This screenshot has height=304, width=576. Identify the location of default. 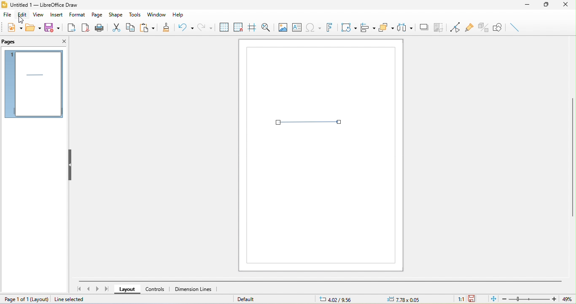
(249, 299).